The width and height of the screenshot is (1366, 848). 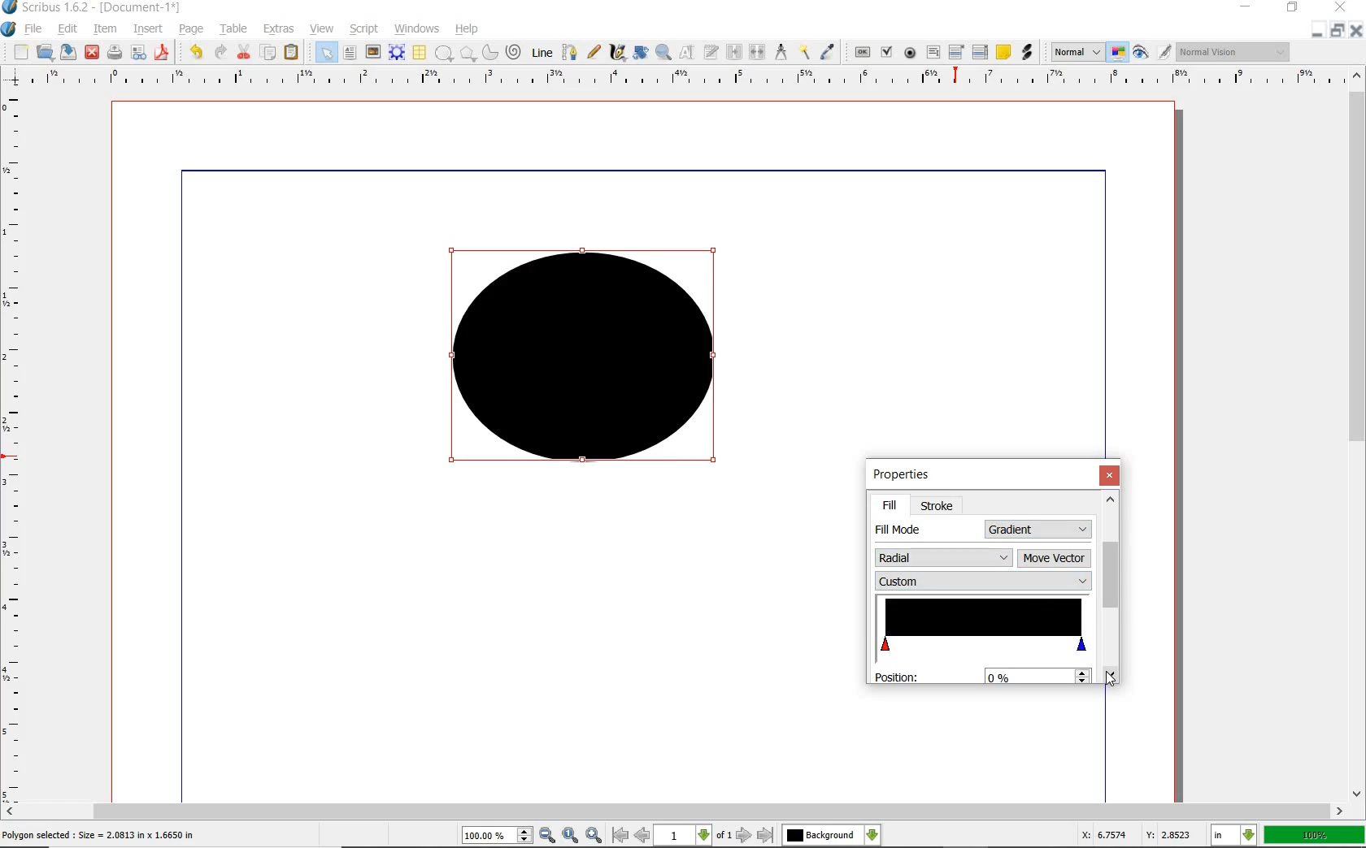 I want to click on CLOSE, so click(x=1356, y=31).